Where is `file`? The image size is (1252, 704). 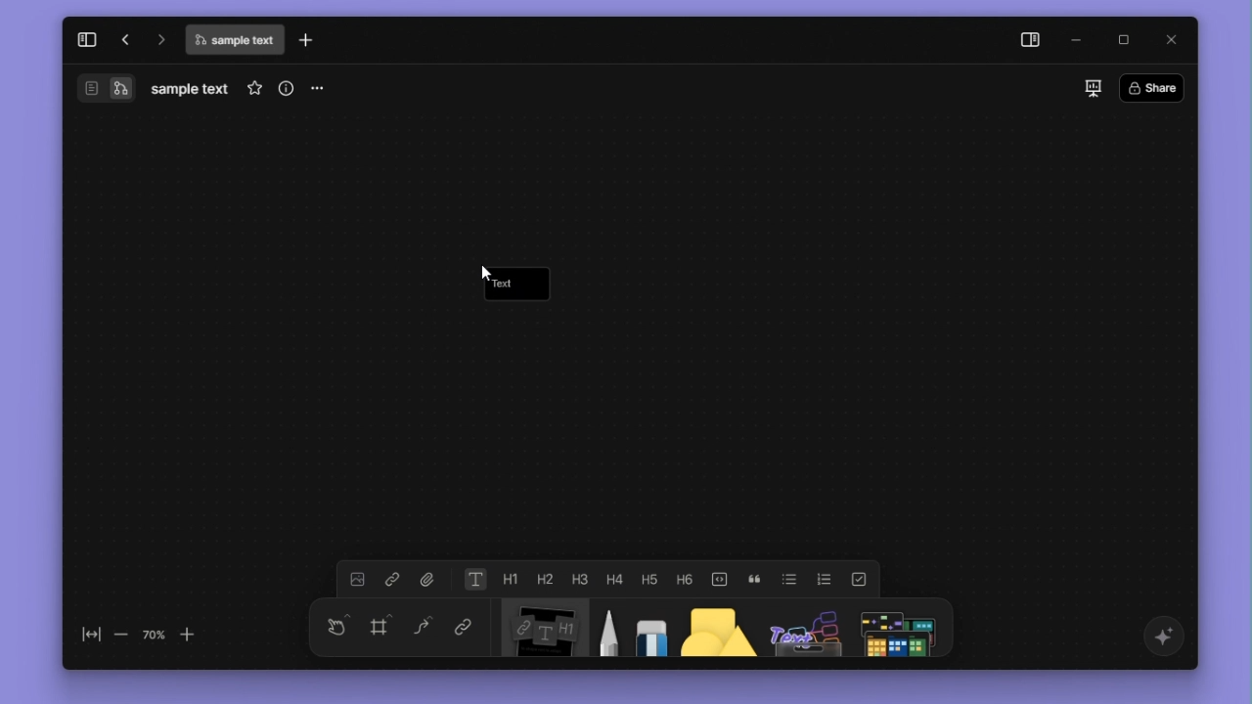 file is located at coordinates (427, 579).